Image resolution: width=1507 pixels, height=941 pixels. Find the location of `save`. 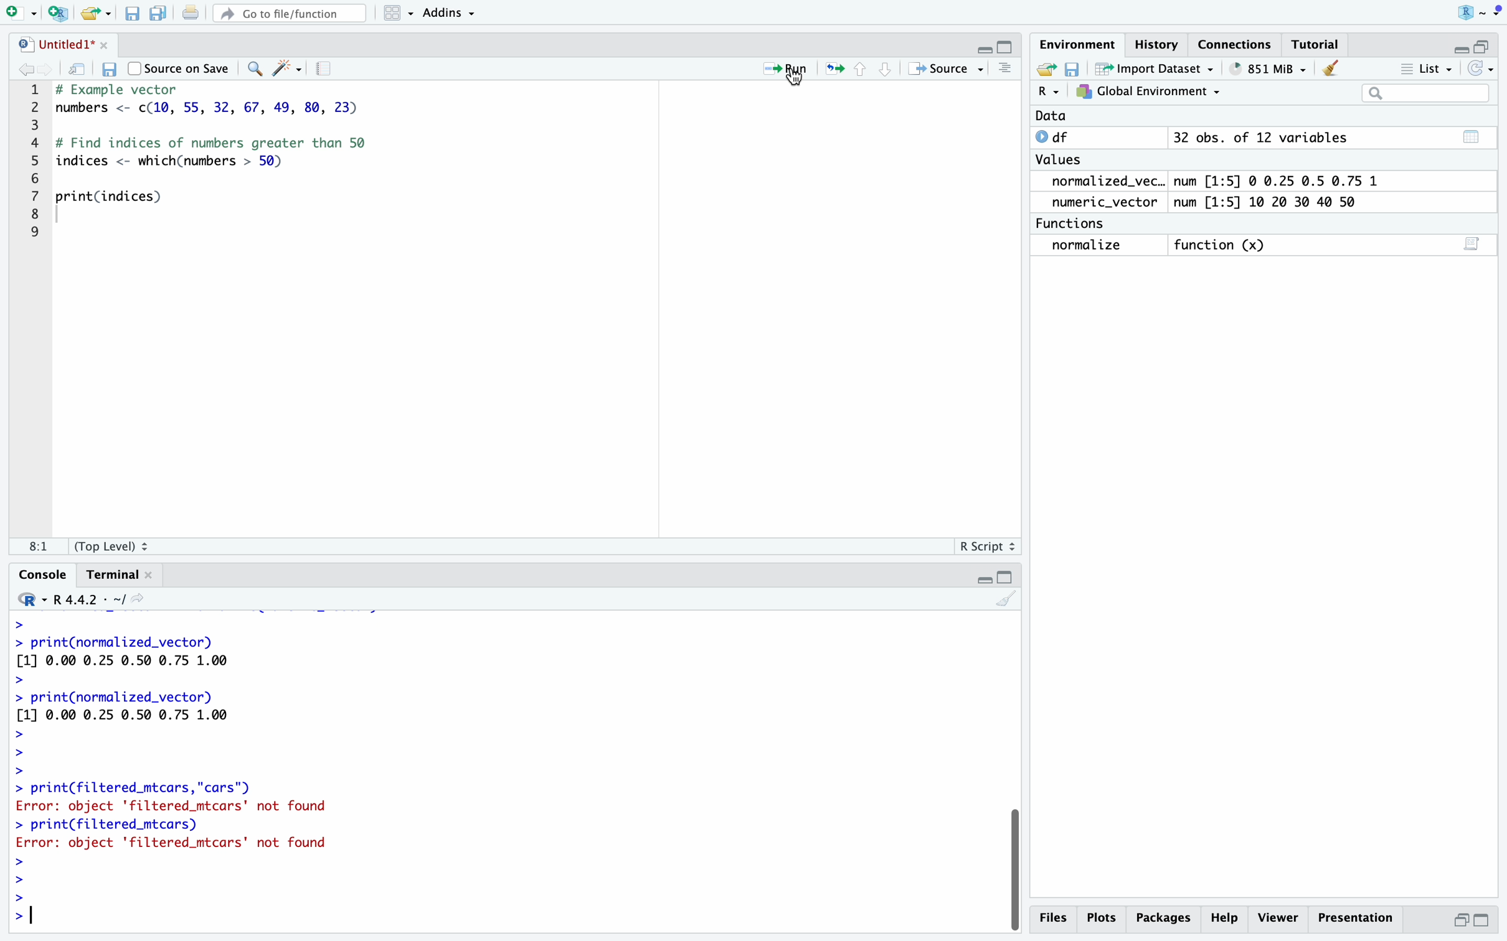

save is located at coordinates (110, 68).